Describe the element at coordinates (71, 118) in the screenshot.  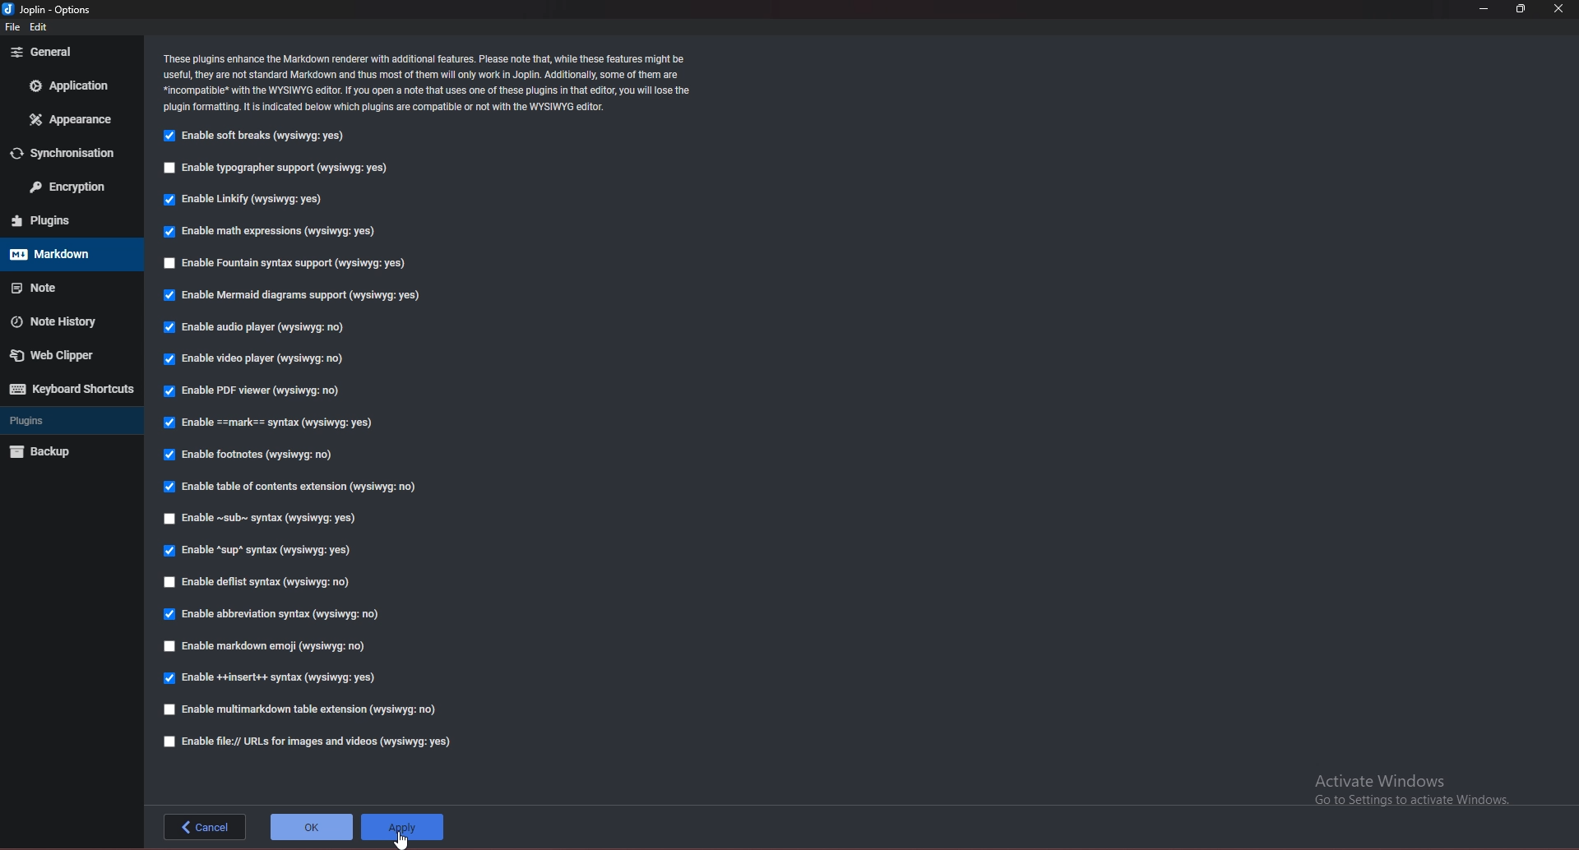
I see `appearance` at that location.